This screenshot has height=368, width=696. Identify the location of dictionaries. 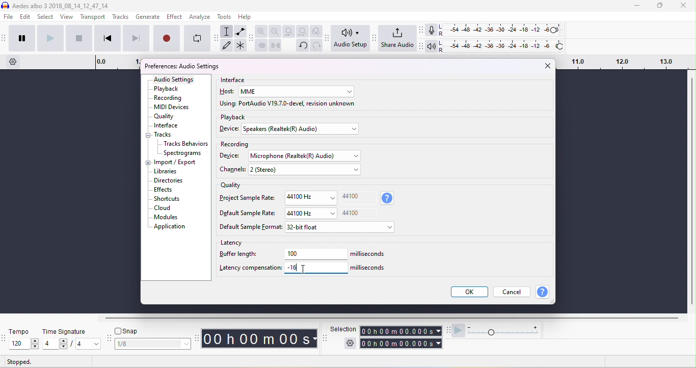
(169, 181).